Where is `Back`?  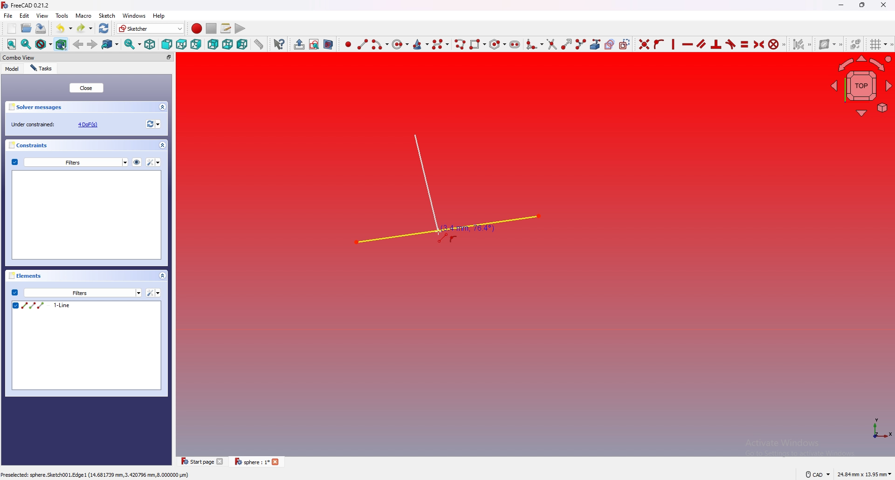 Back is located at coordinates (78, 43).